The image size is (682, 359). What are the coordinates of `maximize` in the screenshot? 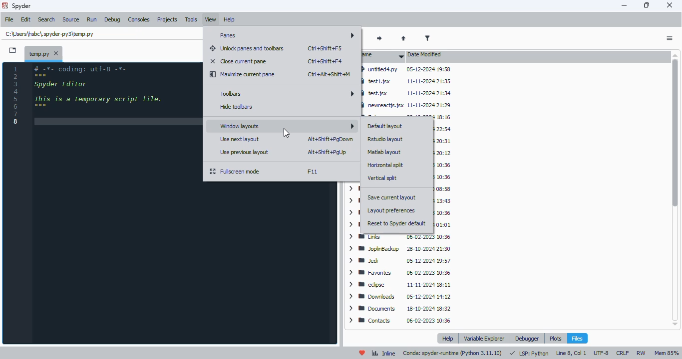 It's located at (647, 5).